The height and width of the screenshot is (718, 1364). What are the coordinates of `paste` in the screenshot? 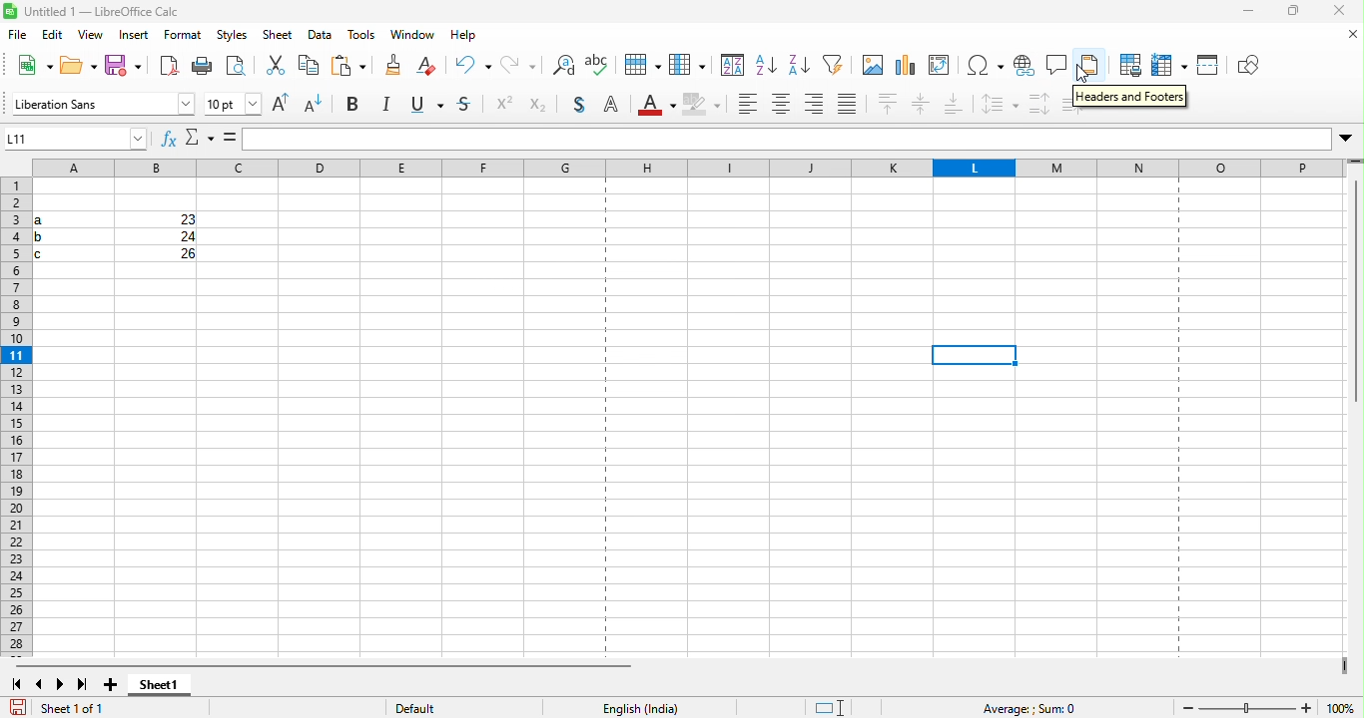 It's located at (307, 68).